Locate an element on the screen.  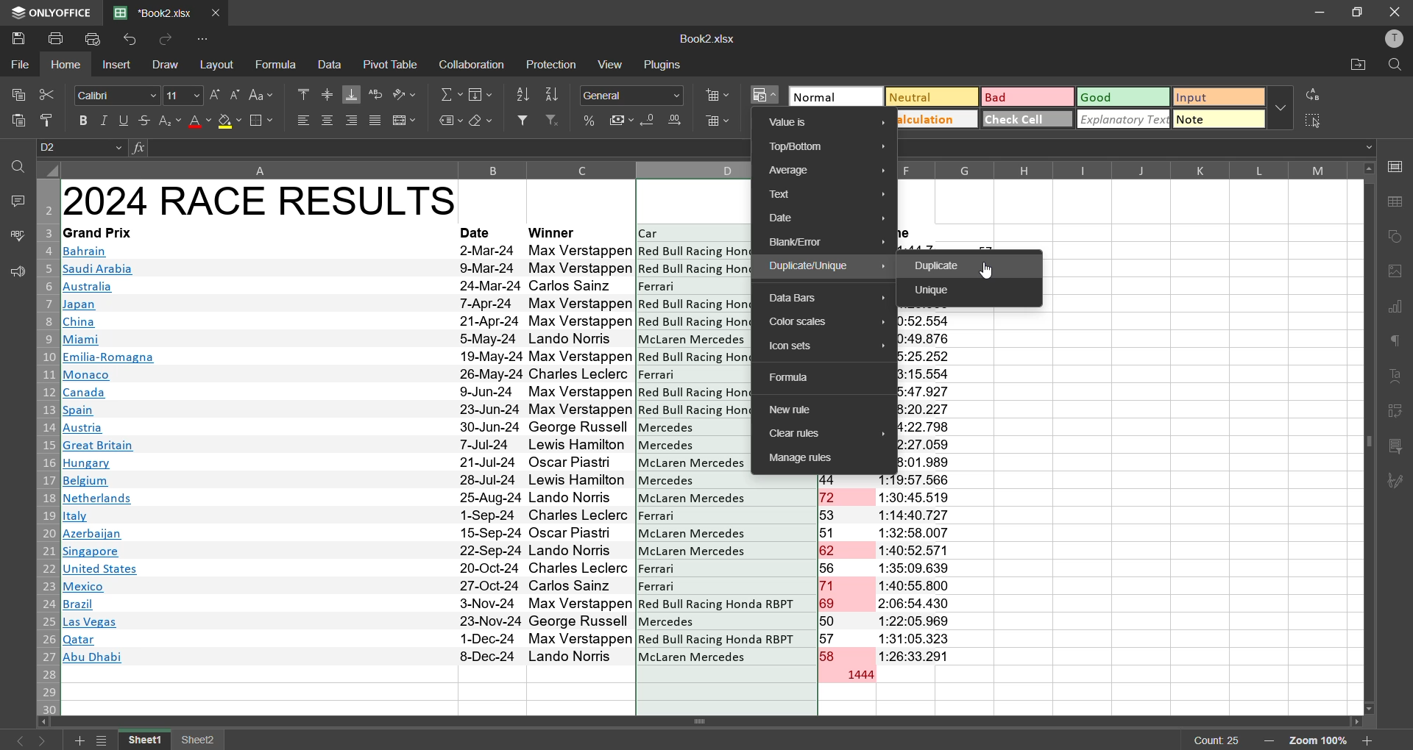
color scales is located at coordinates (824, 322).